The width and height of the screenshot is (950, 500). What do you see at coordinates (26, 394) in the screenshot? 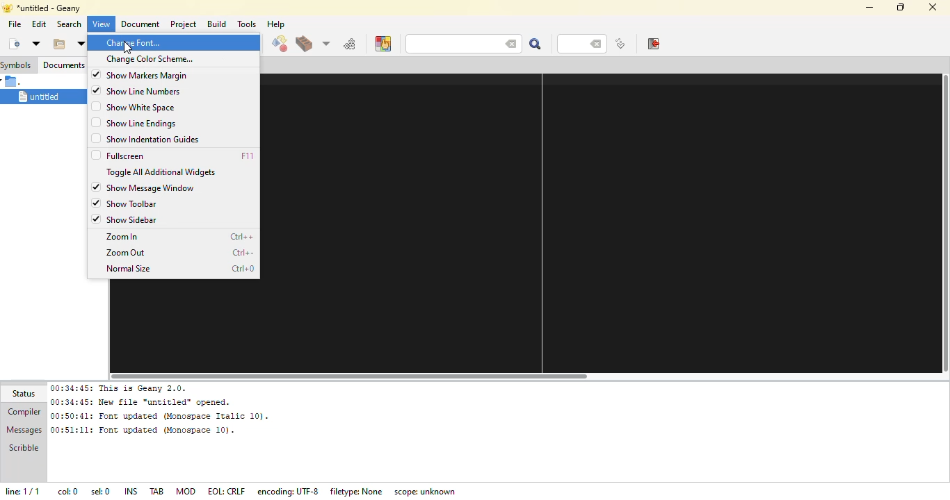
I see `status` at bounding box center [26, 394].